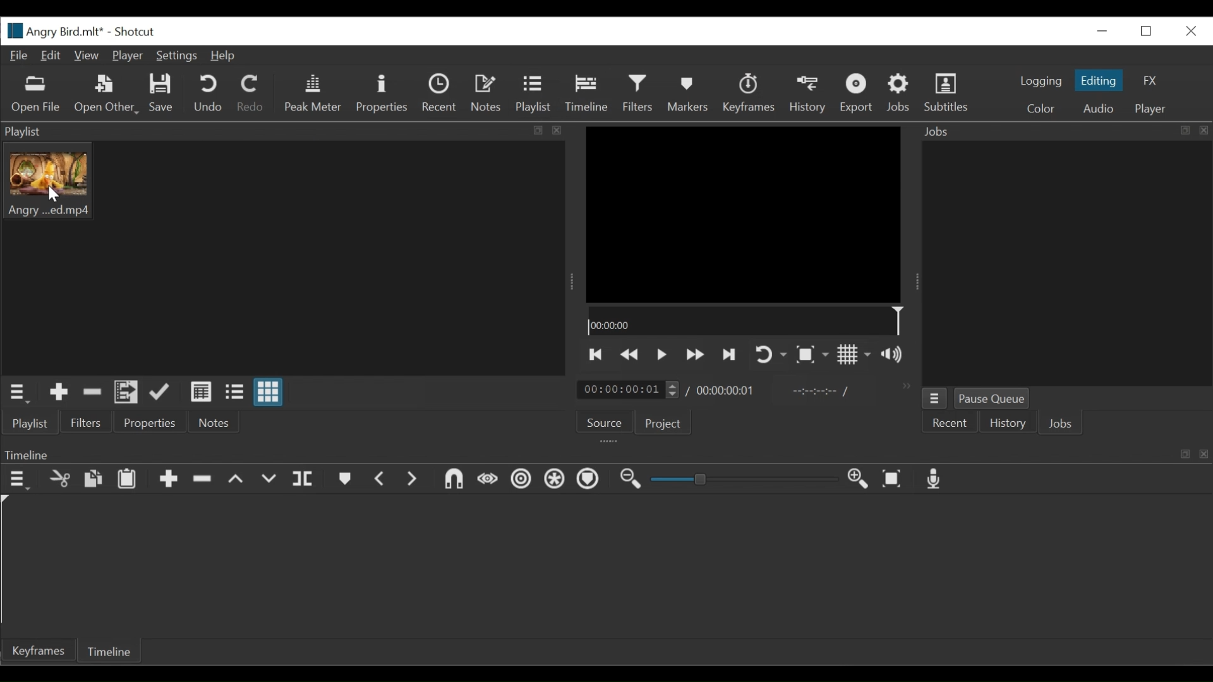 This screenshot has width=1213, height=682. I want to click on Add the Source to the playlist, so click(59, 393).